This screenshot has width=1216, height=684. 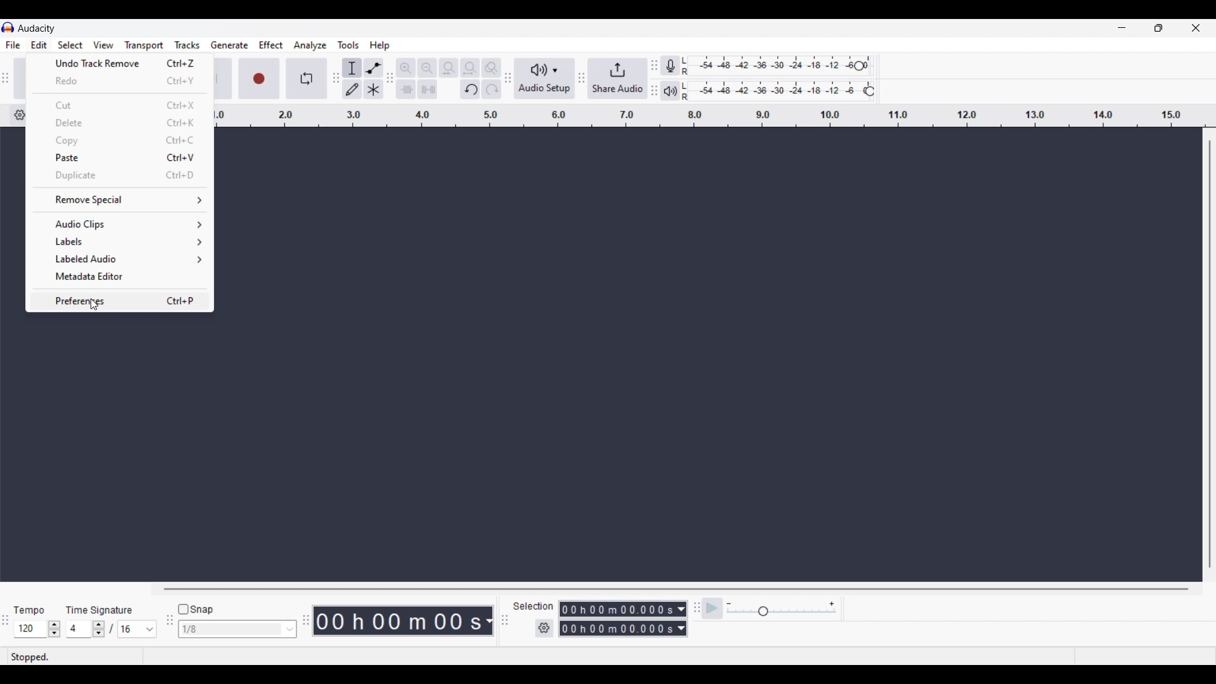 What do you see at coordinates (374, 90) in the screenshot?
I see `Multitool` at bounding box center [374, 90].